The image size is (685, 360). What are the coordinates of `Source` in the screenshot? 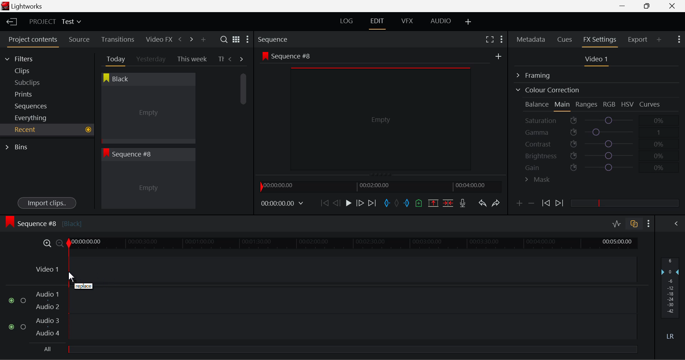 It's located at (79, 40).